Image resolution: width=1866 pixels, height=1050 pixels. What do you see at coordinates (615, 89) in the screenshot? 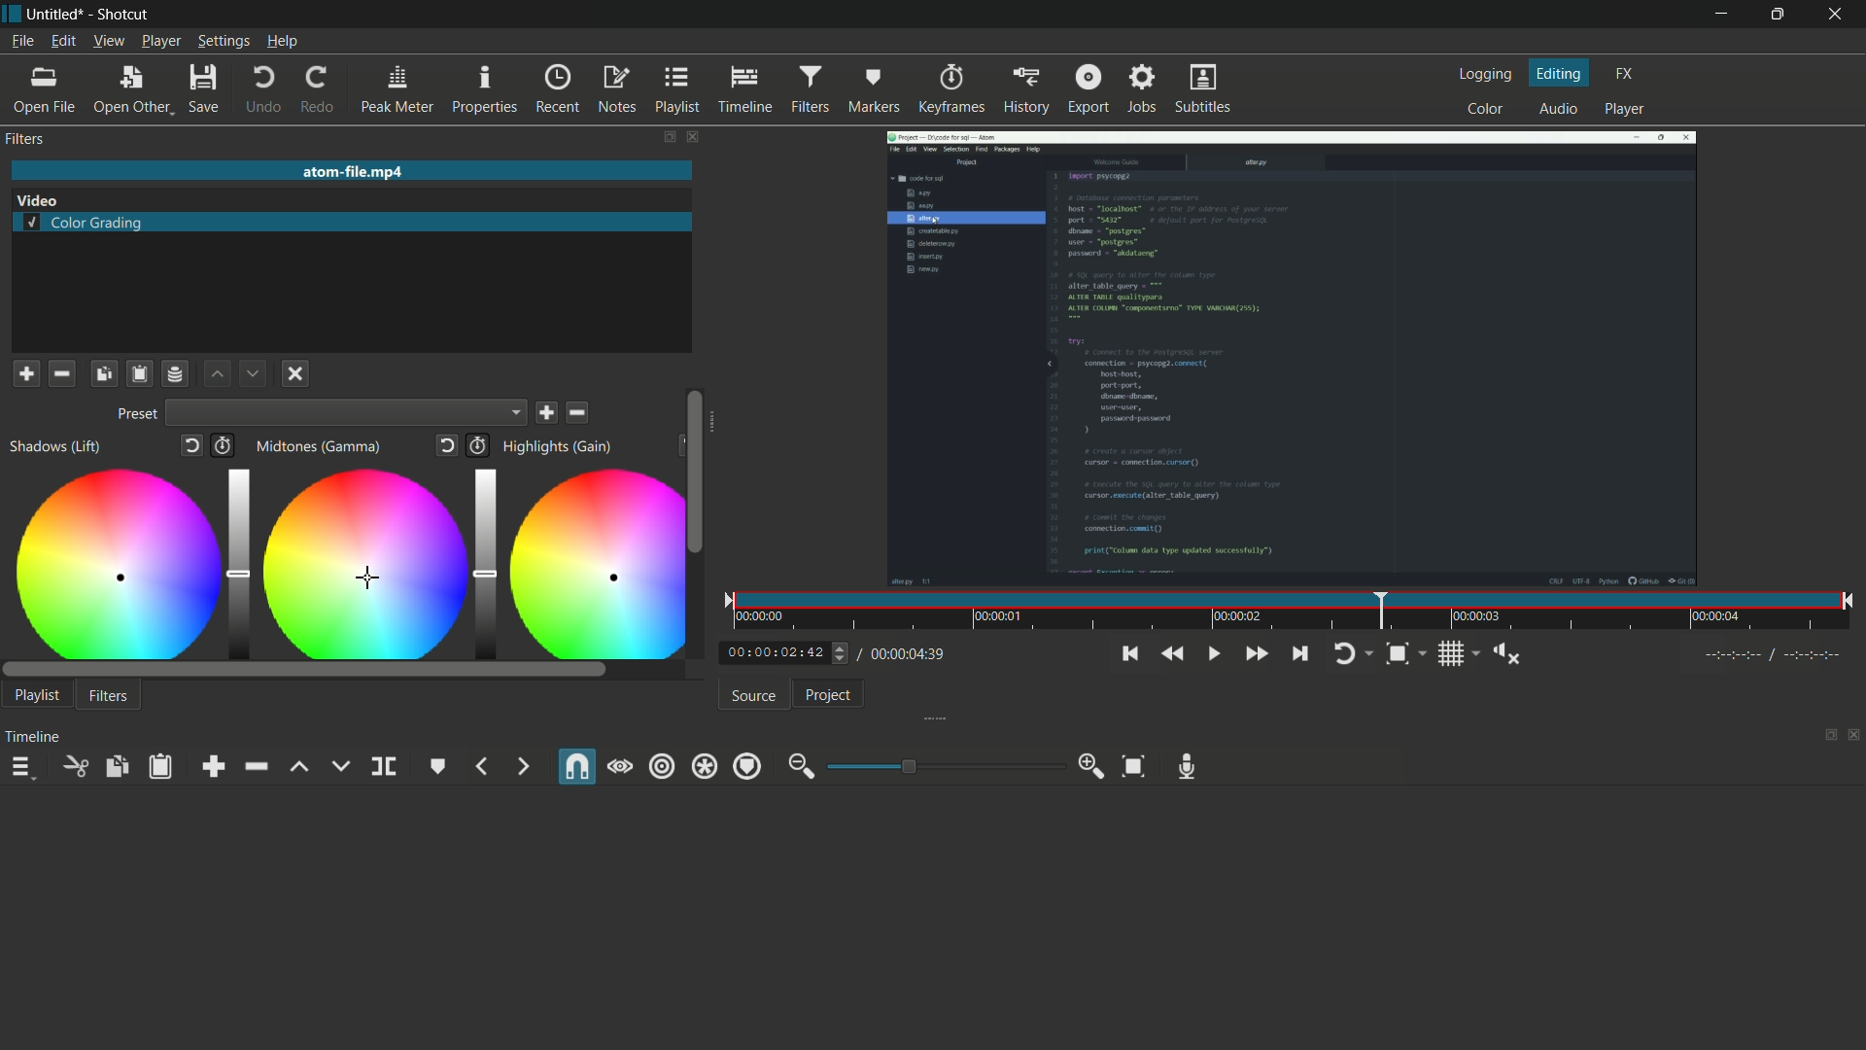
I see `notes` at bounding box center [615, 89].